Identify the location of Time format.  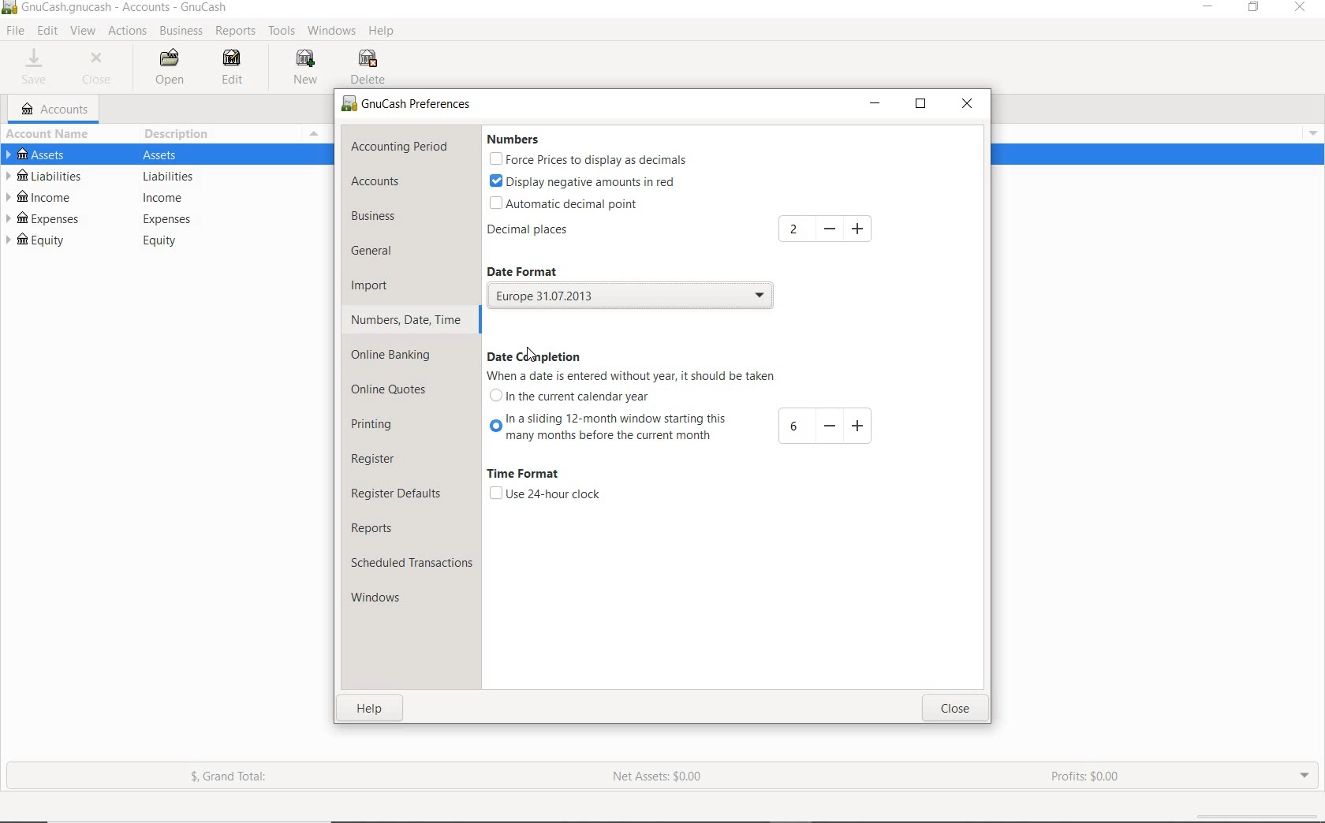
(523, 475).